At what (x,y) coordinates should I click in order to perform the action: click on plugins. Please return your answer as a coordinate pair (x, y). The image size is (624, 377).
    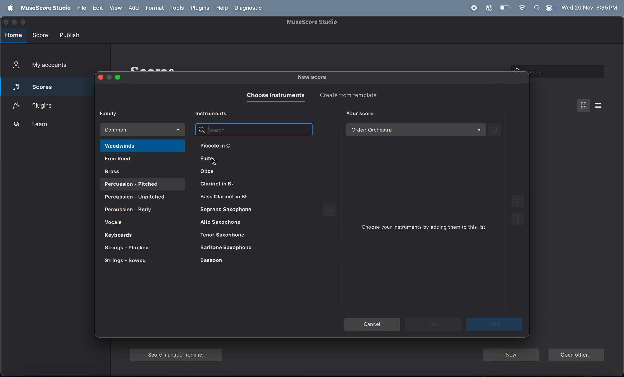
    Looking at the image, I should click on (45, 105).